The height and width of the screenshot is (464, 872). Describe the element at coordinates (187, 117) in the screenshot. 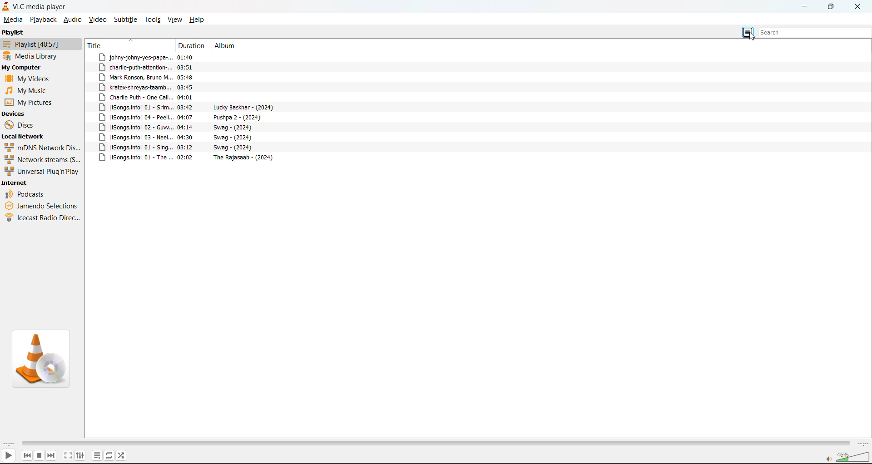

I see `track title with duration and album details` at that location.